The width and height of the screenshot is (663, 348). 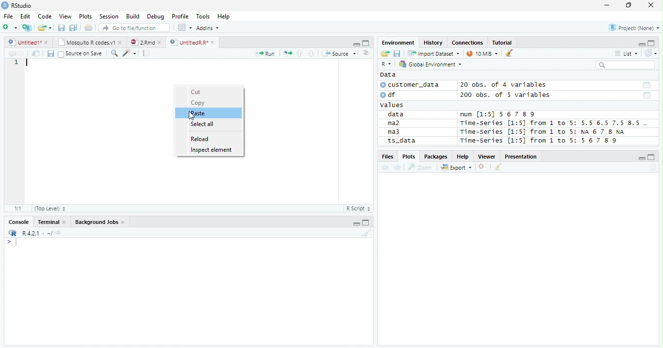 What do you see at coordinates (630, 5) in the screenshot?
I see `Restore Down` at bounding box center [630, 5].